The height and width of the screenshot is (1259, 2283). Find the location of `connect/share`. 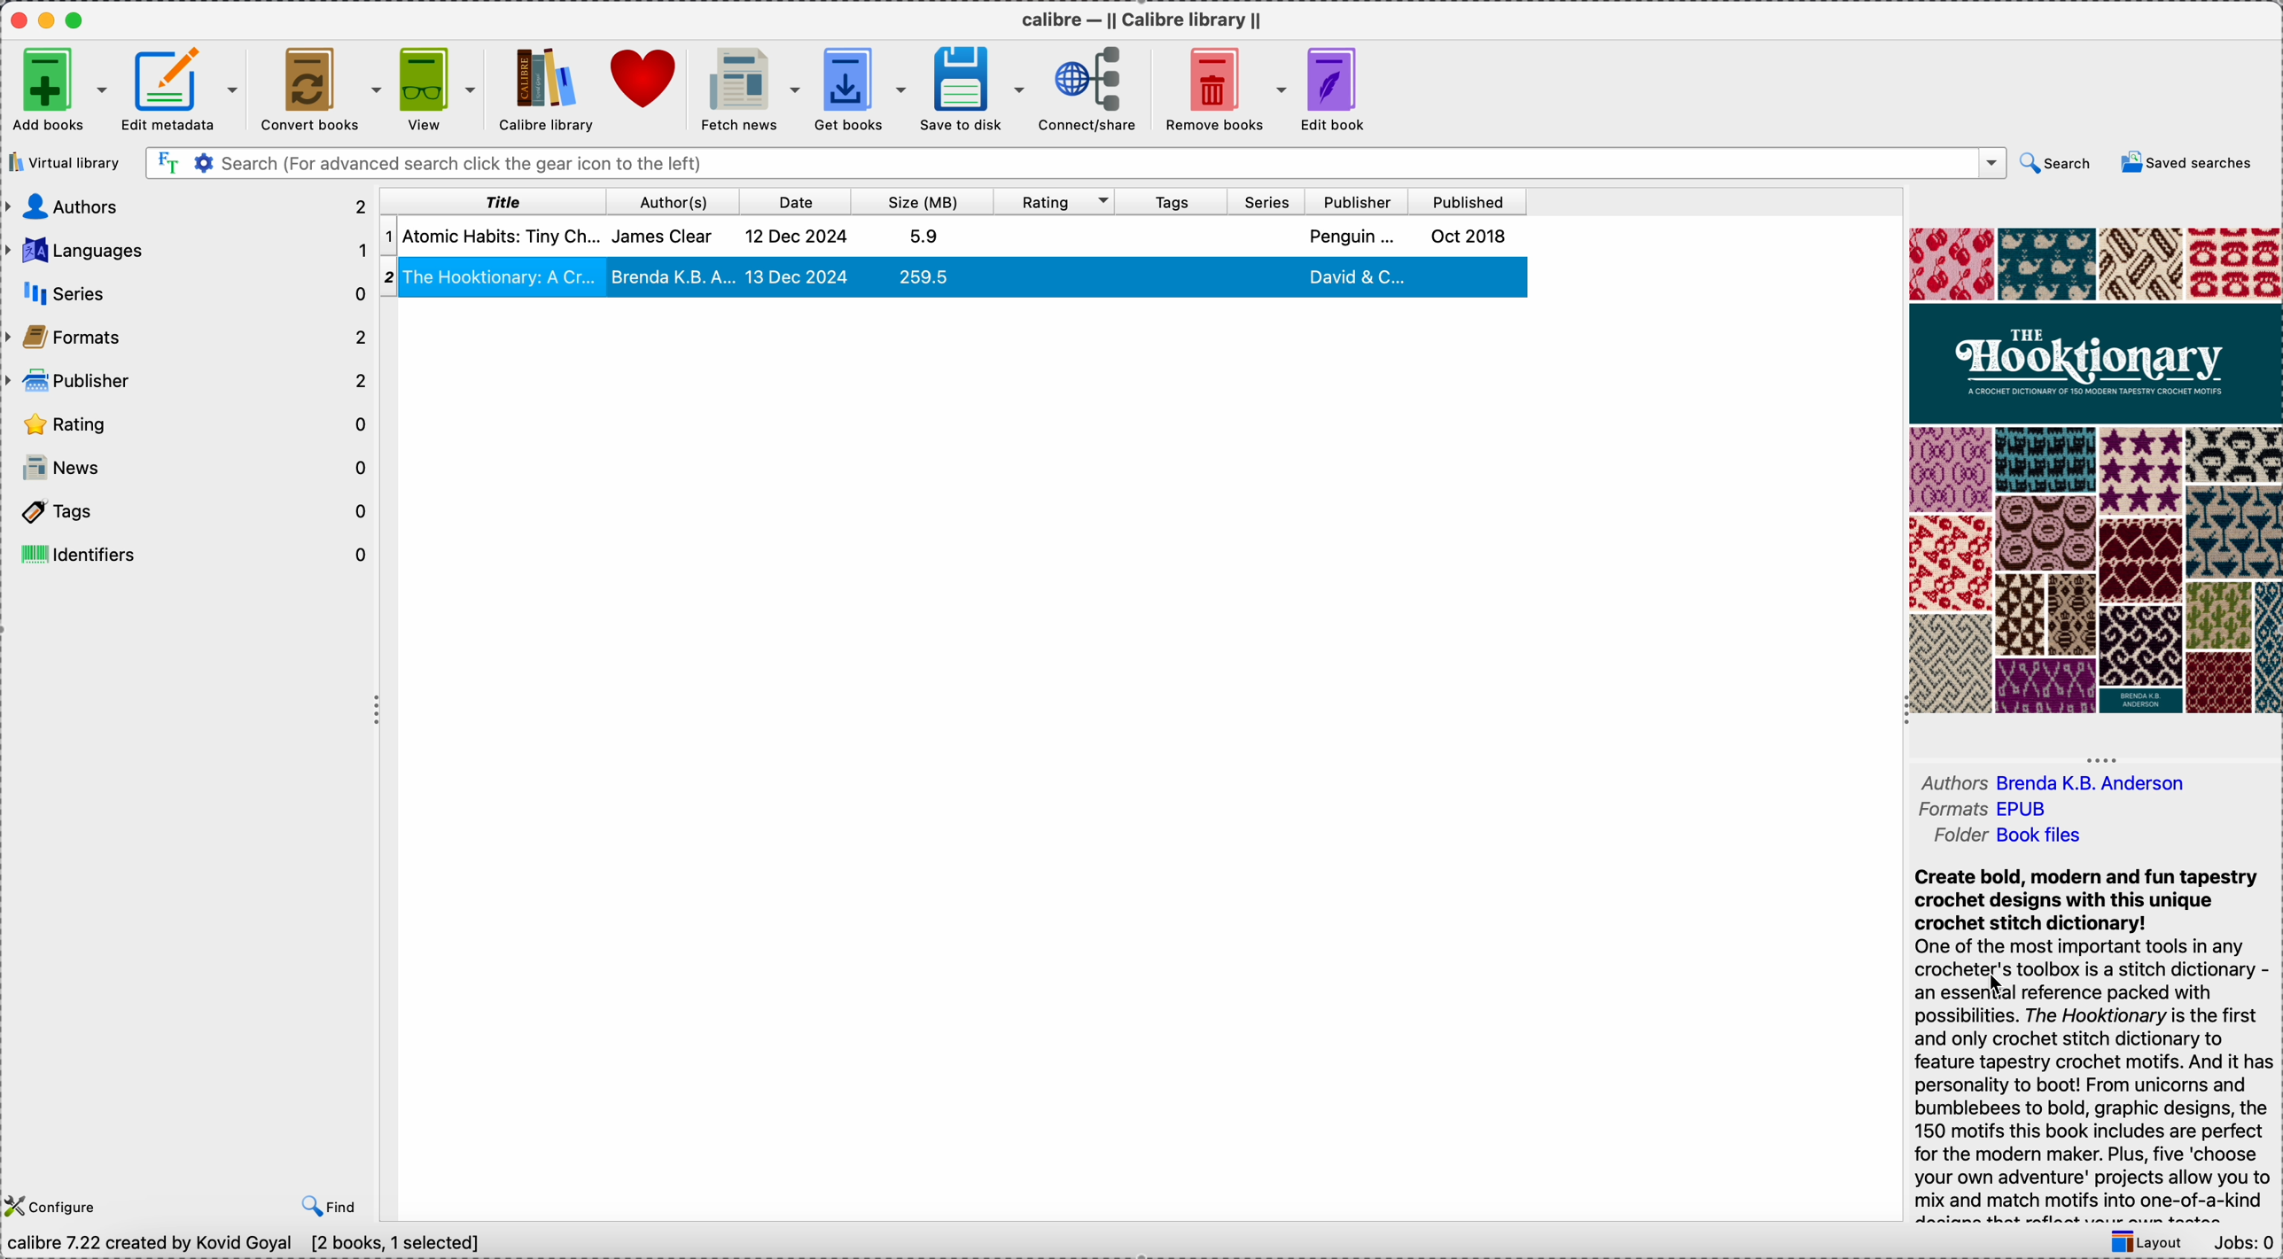

connect/share is located at coordinates (1095, 89).